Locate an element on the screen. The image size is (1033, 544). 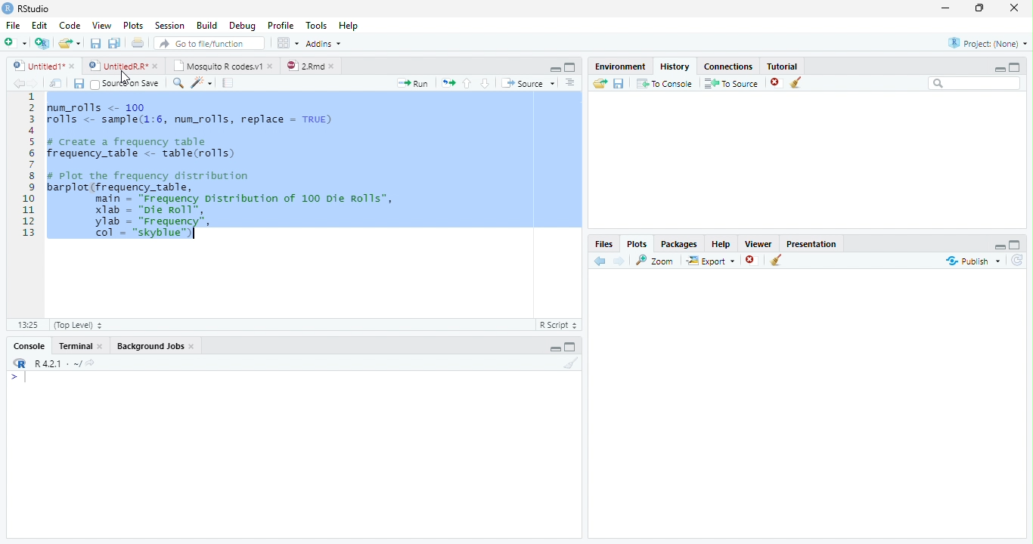
Open an existing file is located at coordinates (70, 43).